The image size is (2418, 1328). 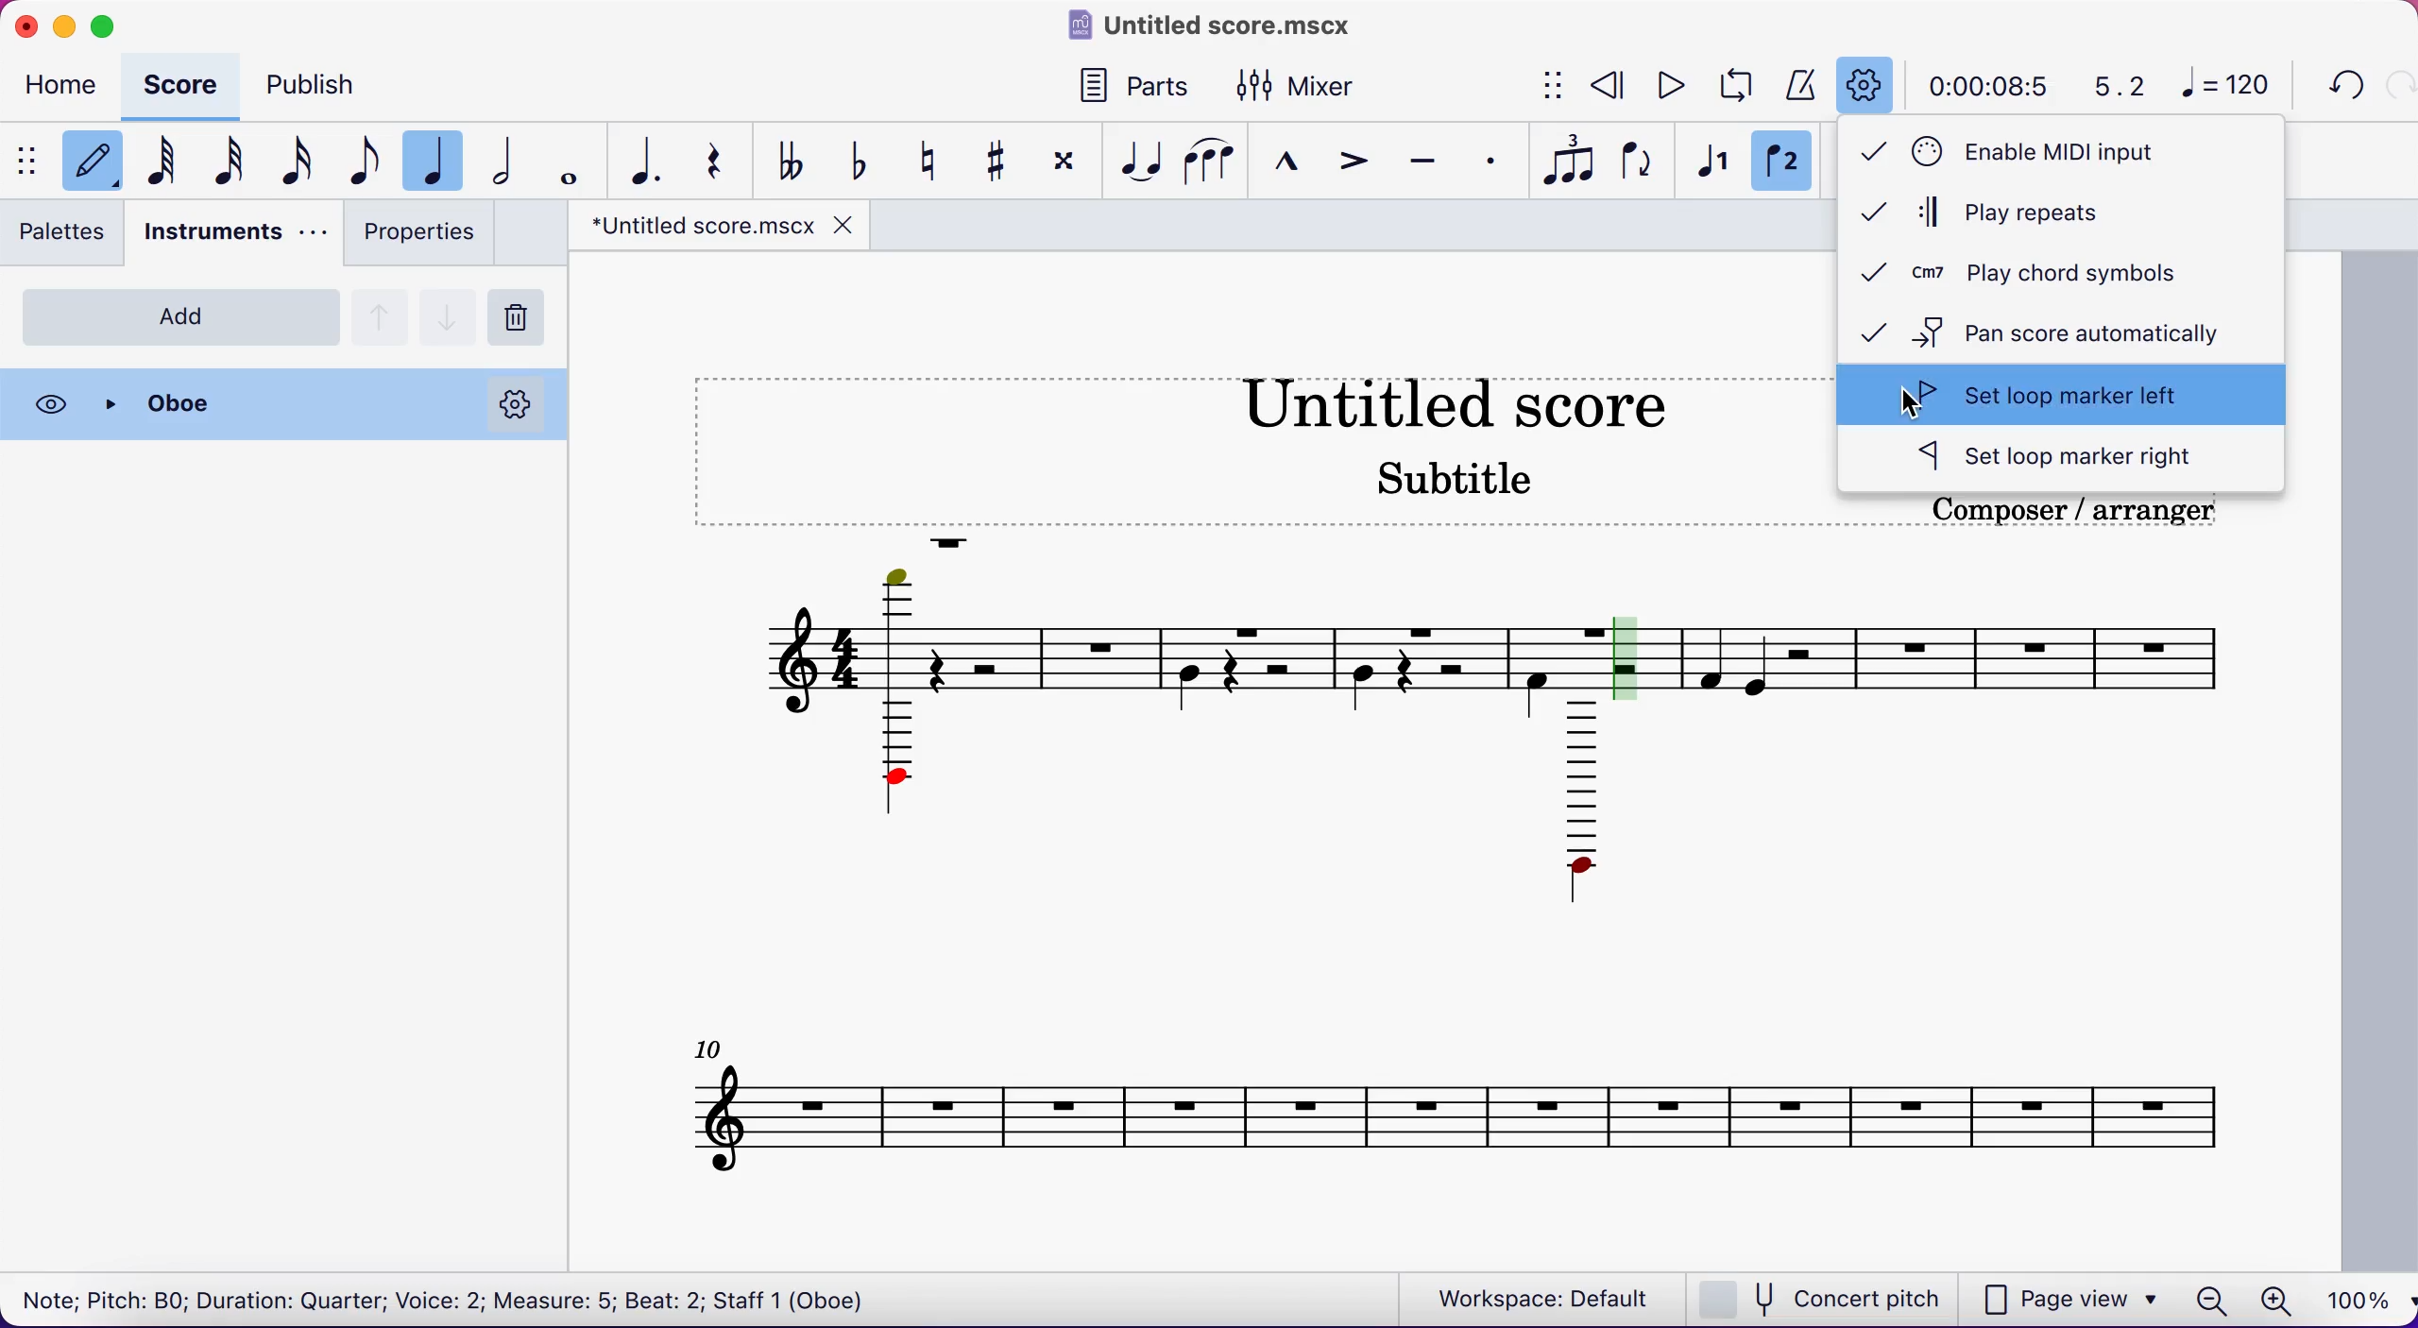 I want to click on 16th note, so click(x=297, y=162).